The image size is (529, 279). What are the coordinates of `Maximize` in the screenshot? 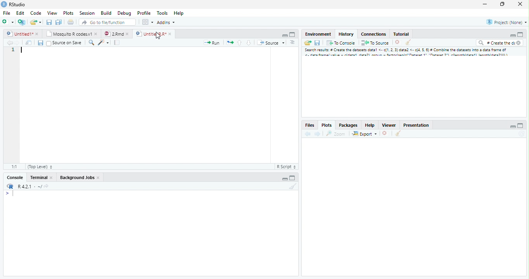 It's located at (292, 34).